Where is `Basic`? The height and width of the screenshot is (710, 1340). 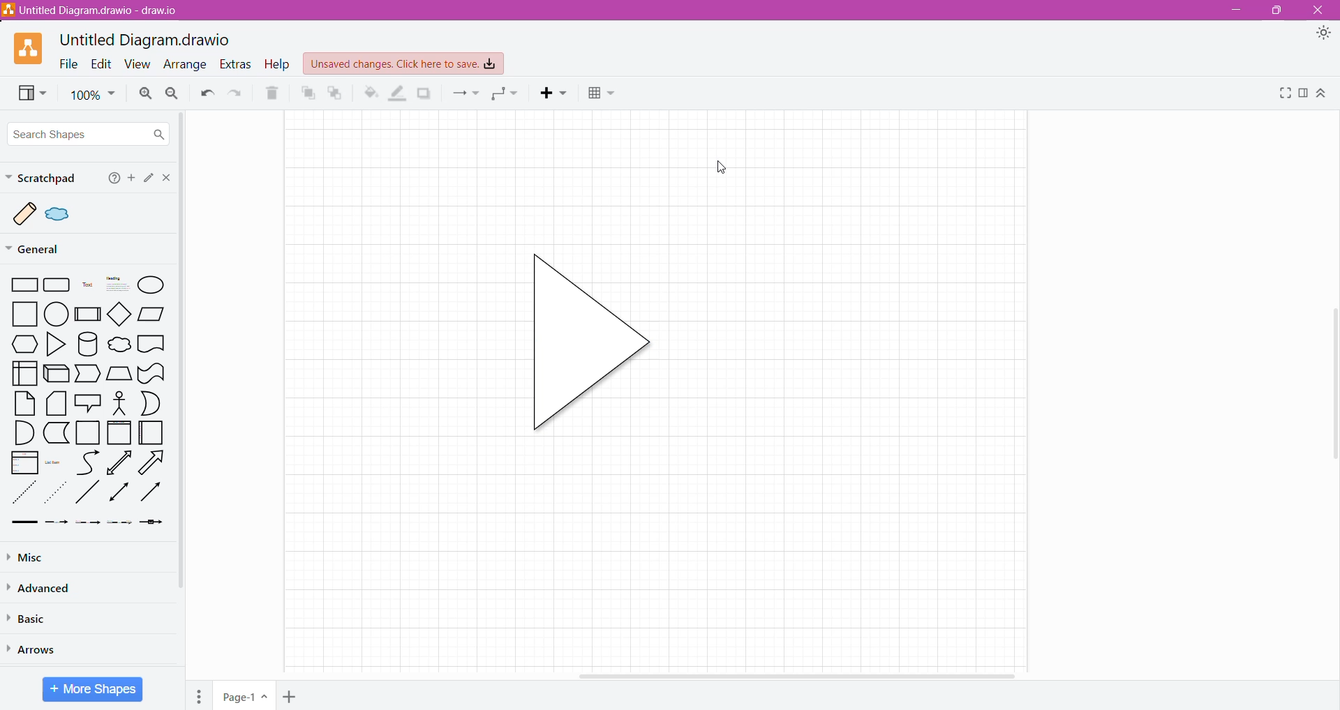
Basic is located at coordinates (30, 619).